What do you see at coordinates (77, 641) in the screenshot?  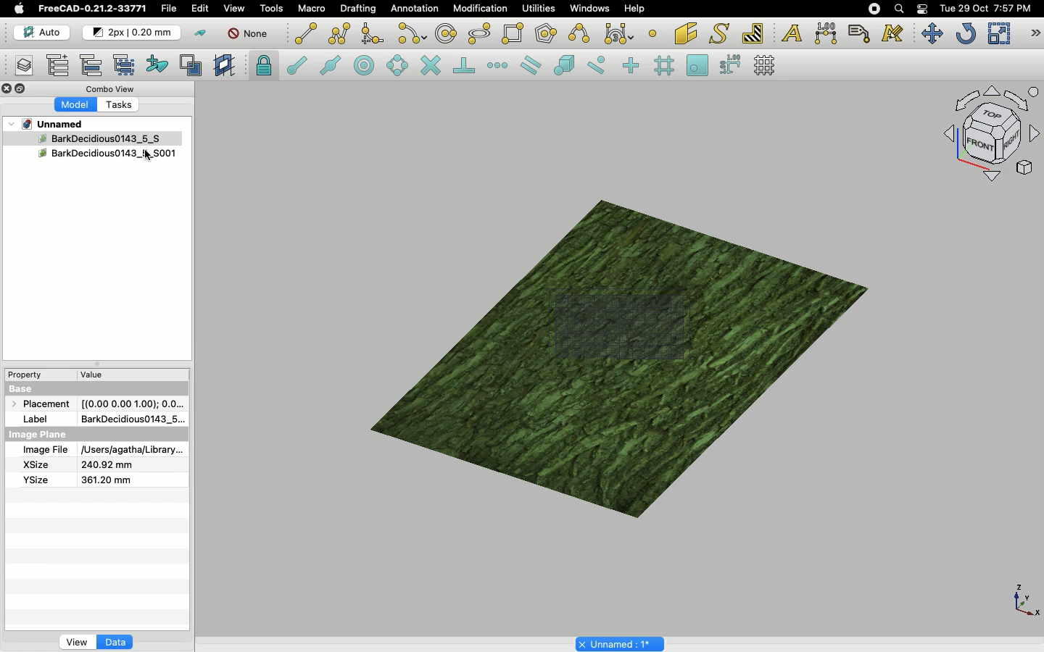 I see `View` at bounding box center [77, 641].